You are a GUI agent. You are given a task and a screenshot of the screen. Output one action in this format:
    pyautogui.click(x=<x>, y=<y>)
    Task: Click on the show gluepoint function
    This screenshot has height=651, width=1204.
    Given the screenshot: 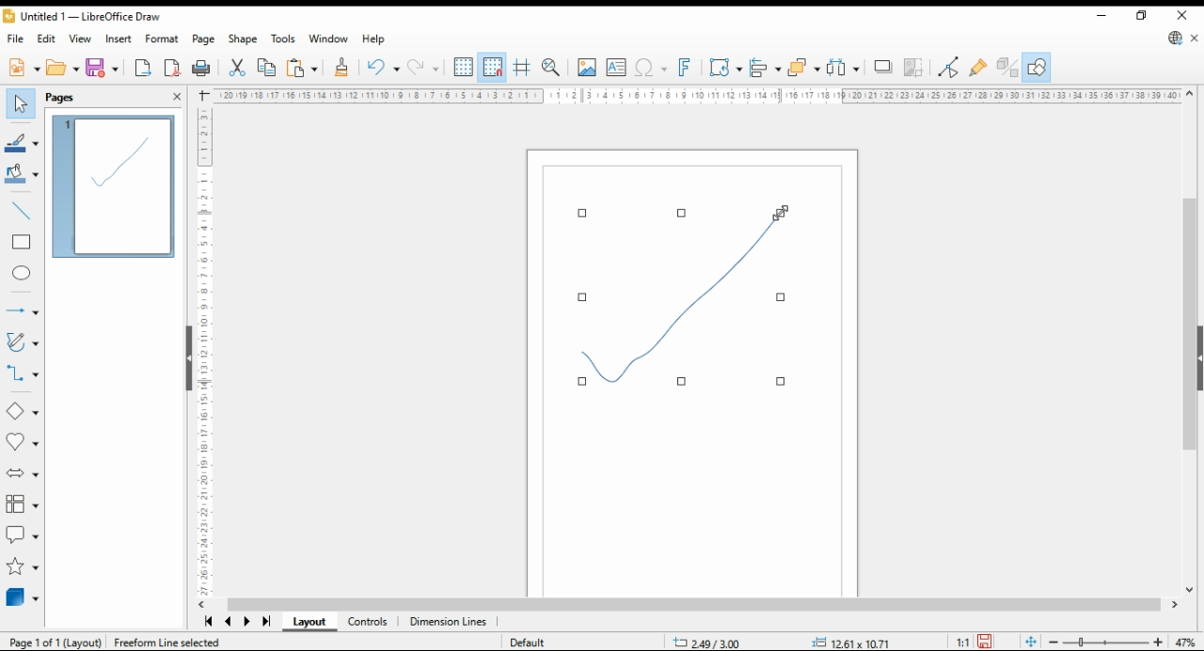 What is the action you would take?
    pyautogui.click(x=979, y=68)
    